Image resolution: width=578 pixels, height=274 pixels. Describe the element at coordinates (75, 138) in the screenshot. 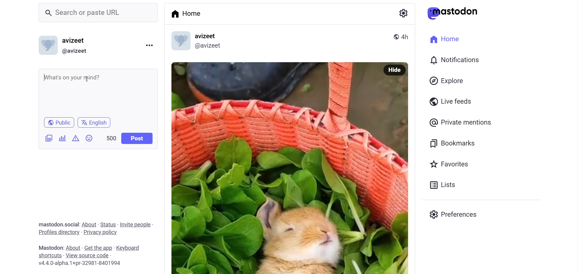

I see `Content Warning` at that location.